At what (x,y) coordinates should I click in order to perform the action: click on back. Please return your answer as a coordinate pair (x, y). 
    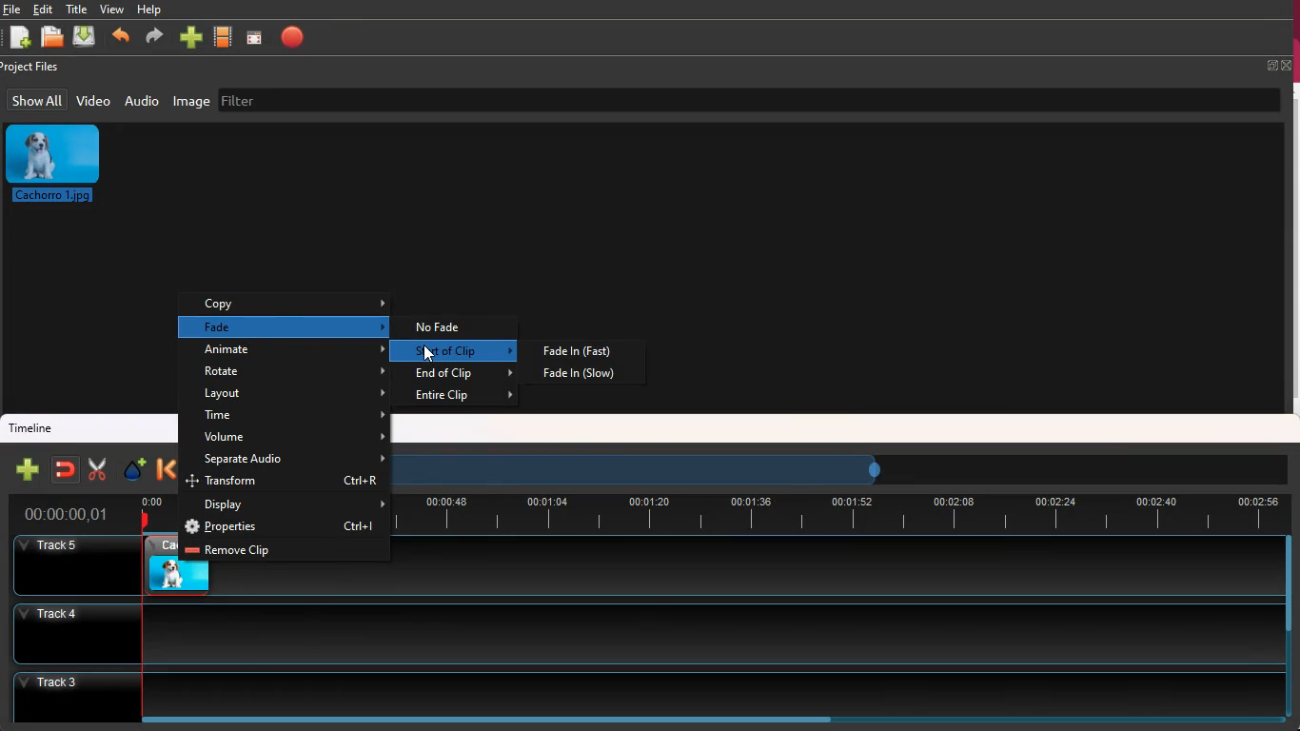
    Looking at the image, I should click on (164, 470).